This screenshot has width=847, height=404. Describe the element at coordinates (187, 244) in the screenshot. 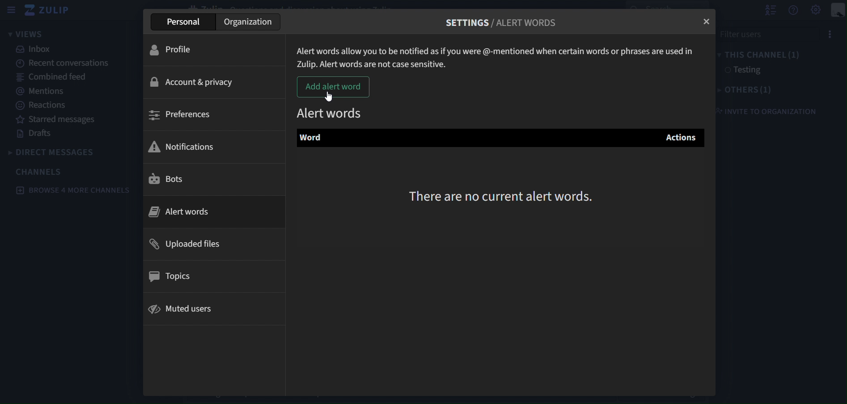

I see `uploaded files` at that location.